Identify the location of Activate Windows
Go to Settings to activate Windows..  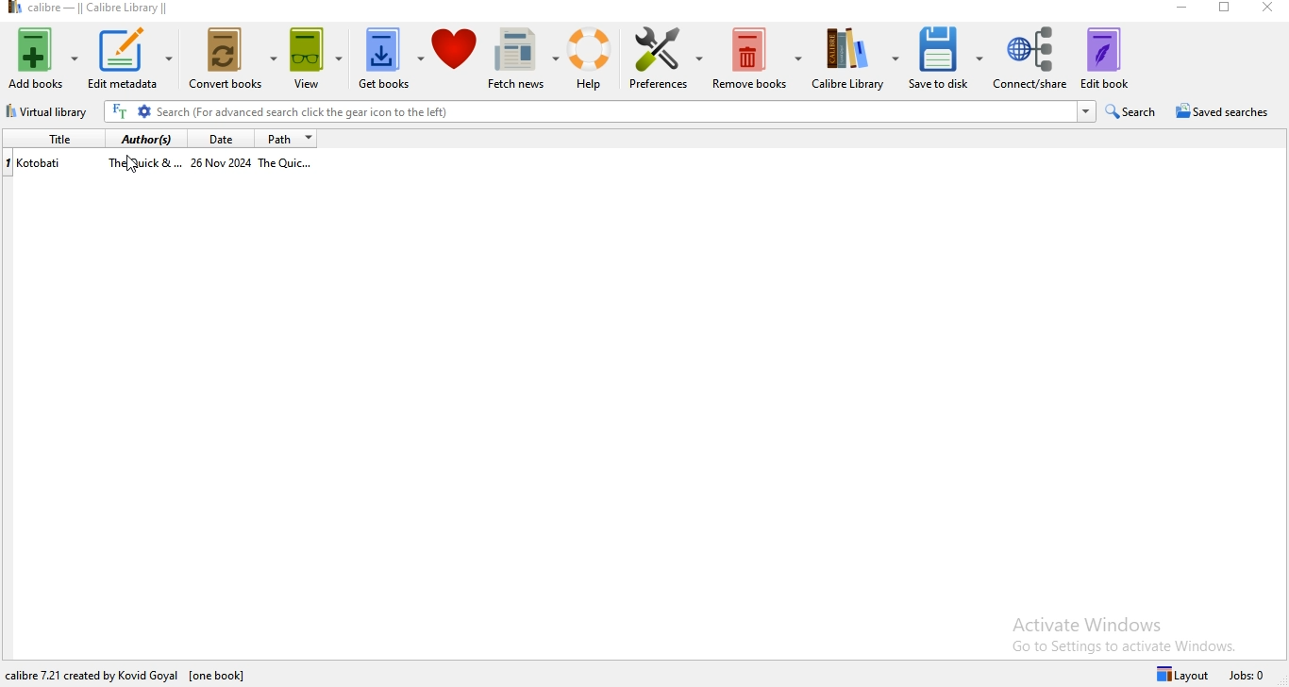
(1125, 631).